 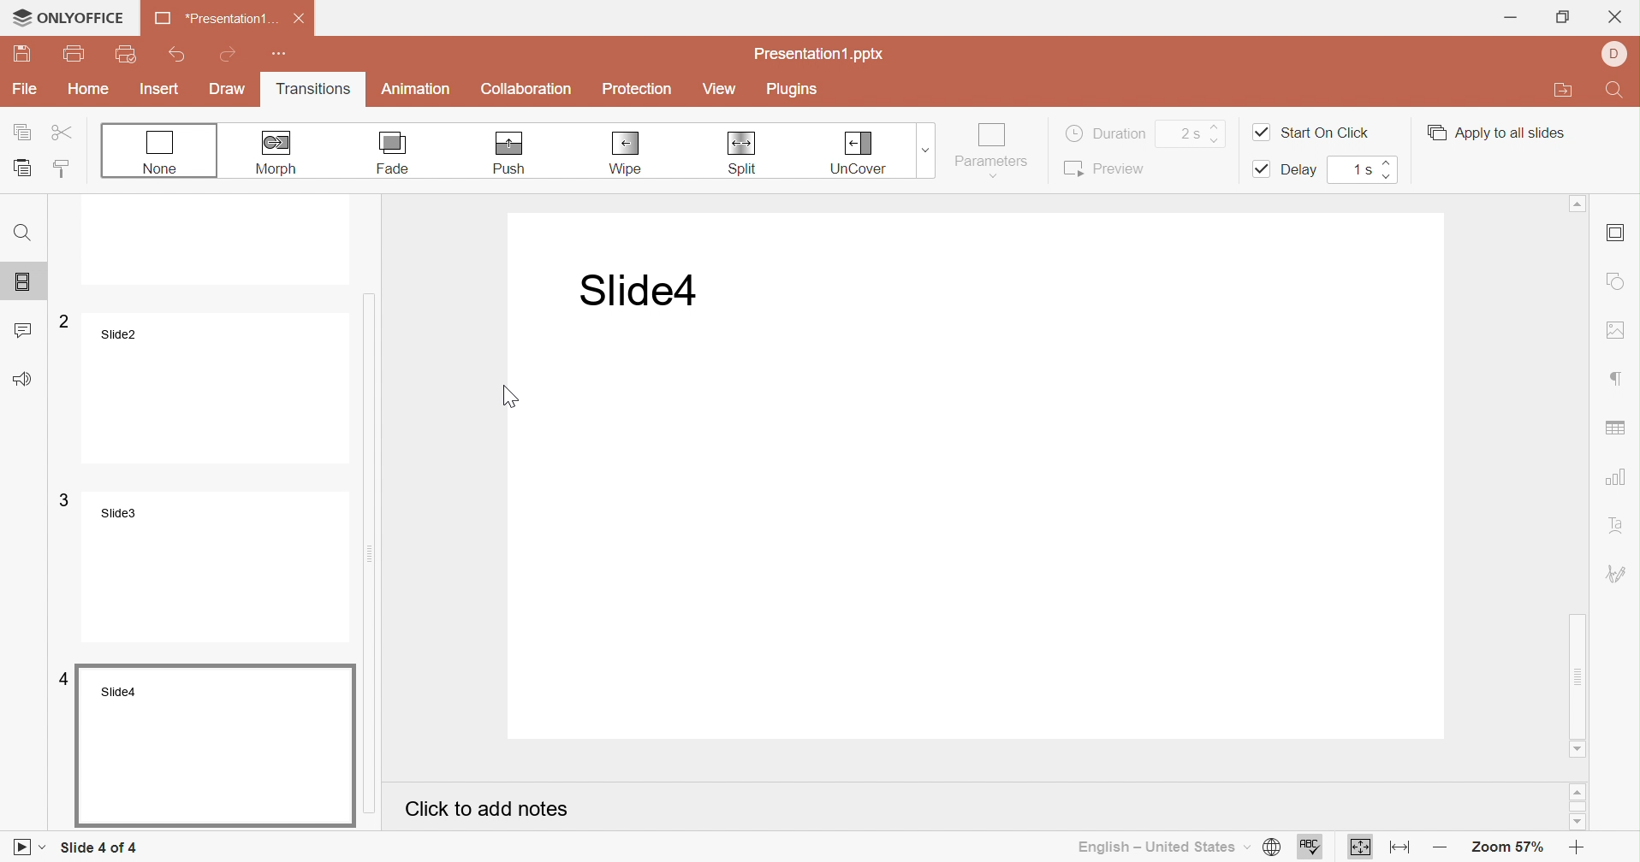 I want to click on Parameters, so click(x=991, y=151).